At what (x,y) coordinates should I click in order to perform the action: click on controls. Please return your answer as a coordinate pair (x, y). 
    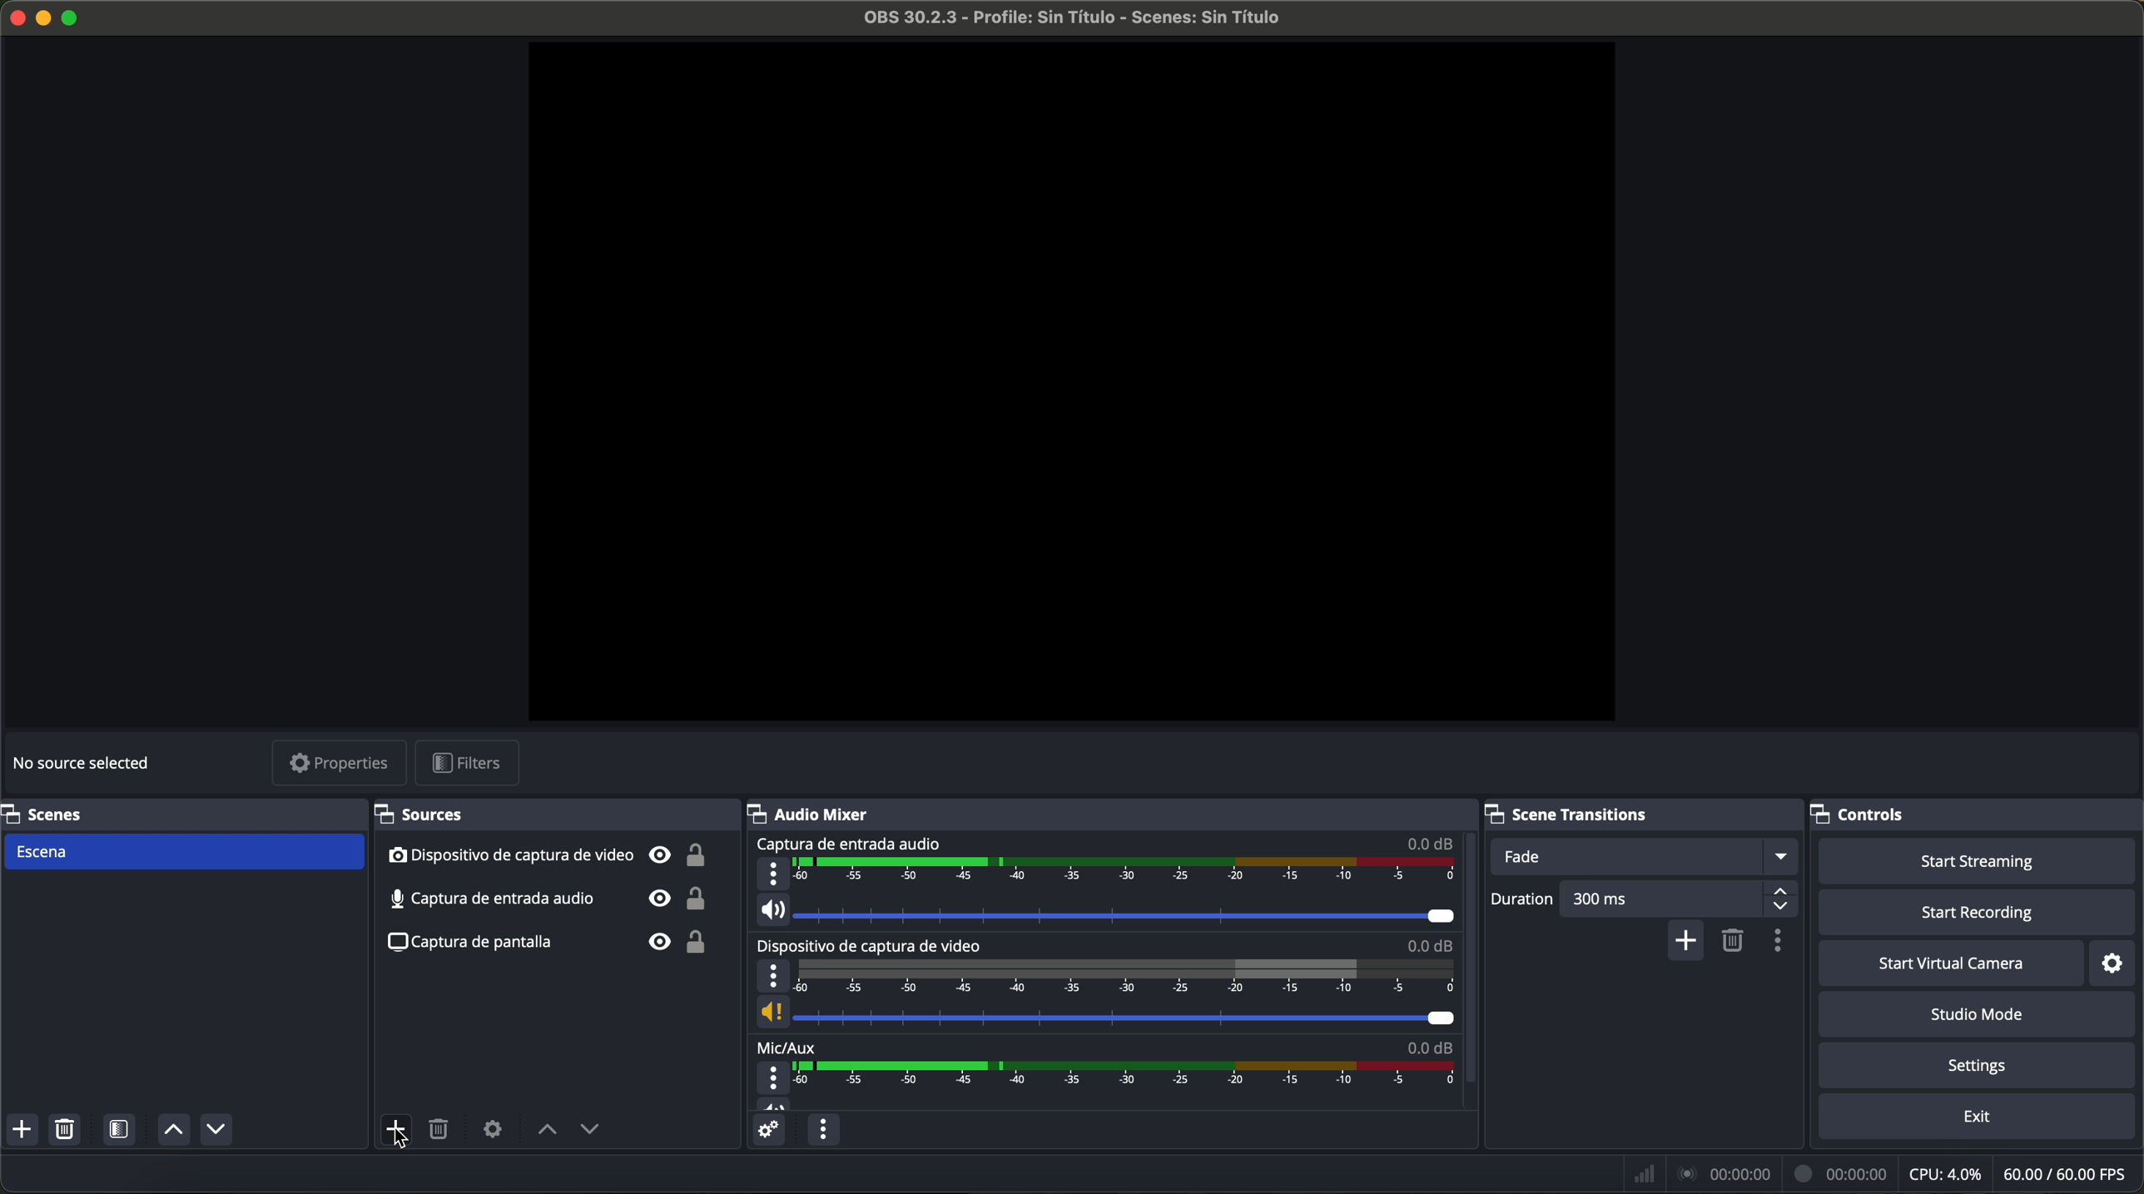
    Looking at the image, I should click on (1874, 810).